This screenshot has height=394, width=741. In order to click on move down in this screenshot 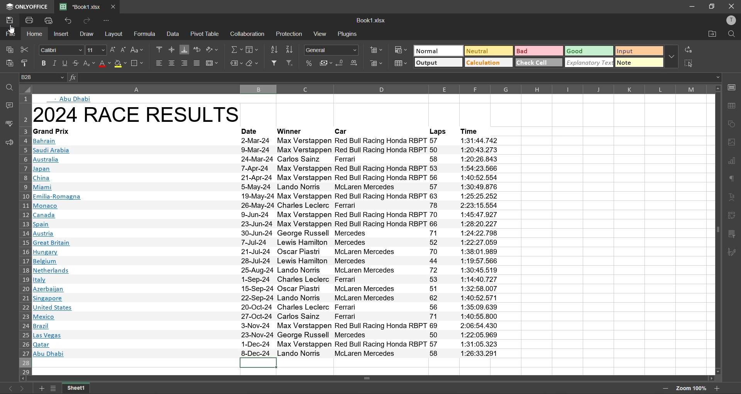, I will do `click(717, 372)`.